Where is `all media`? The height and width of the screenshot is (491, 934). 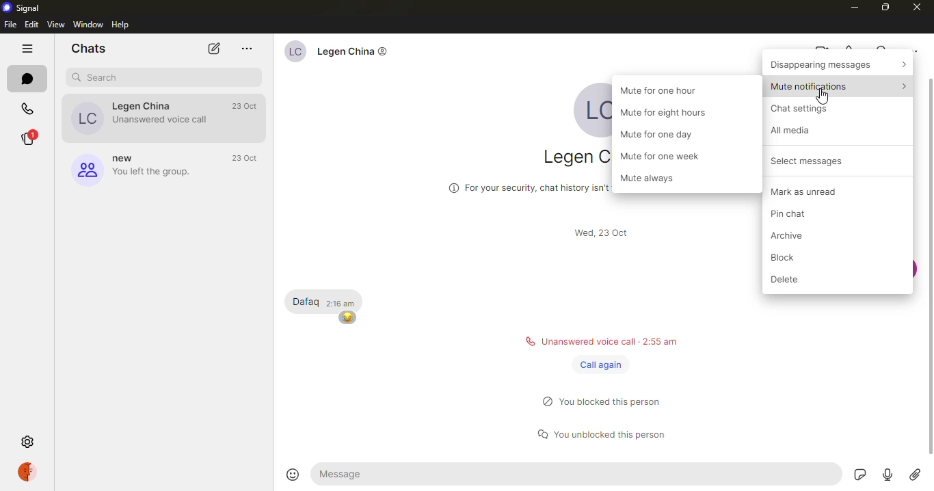 all media is located at coordinates (797, 131).